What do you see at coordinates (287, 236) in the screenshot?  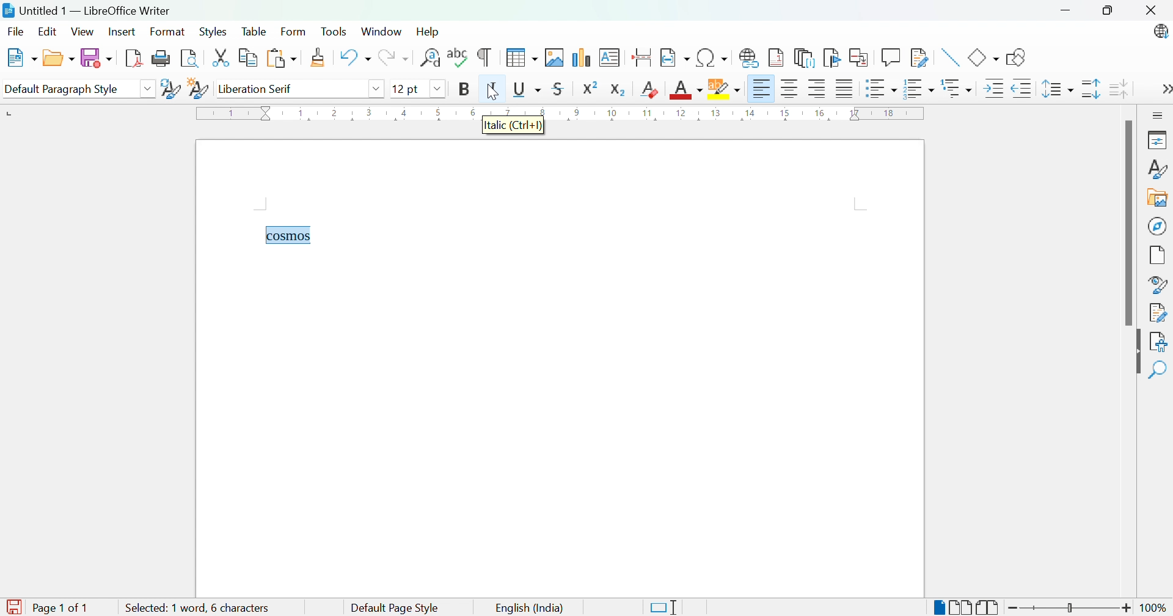 I see `cosmos` at bounding box center [287, 236].